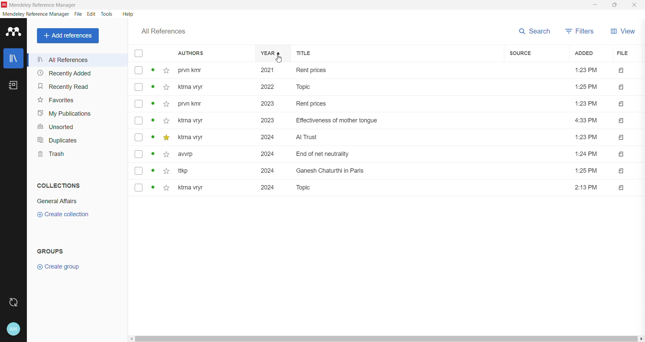  I want to click on 1:23 PM, so click(586, 137).